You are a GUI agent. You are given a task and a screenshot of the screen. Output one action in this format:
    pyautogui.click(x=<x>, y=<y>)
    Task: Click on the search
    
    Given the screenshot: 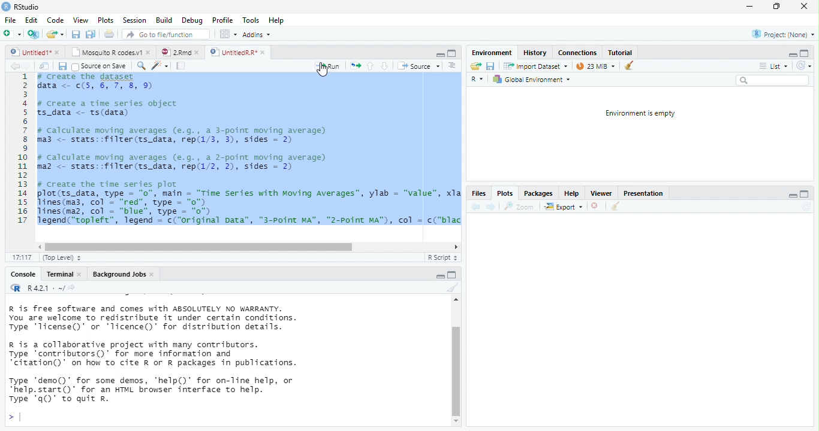 What is the action you would take?
    pyautogui.click(x=140, y=66)
    